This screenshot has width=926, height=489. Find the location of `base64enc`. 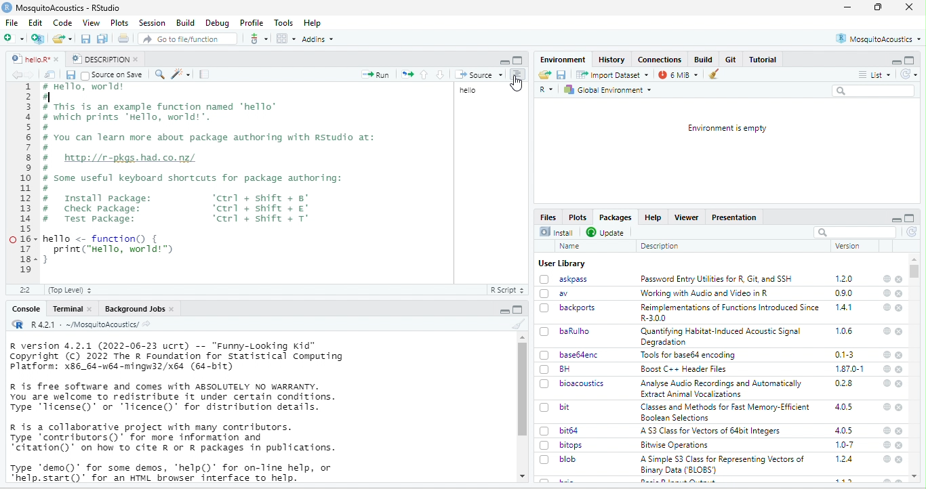

base64enc is located at coordinates (569, 355).